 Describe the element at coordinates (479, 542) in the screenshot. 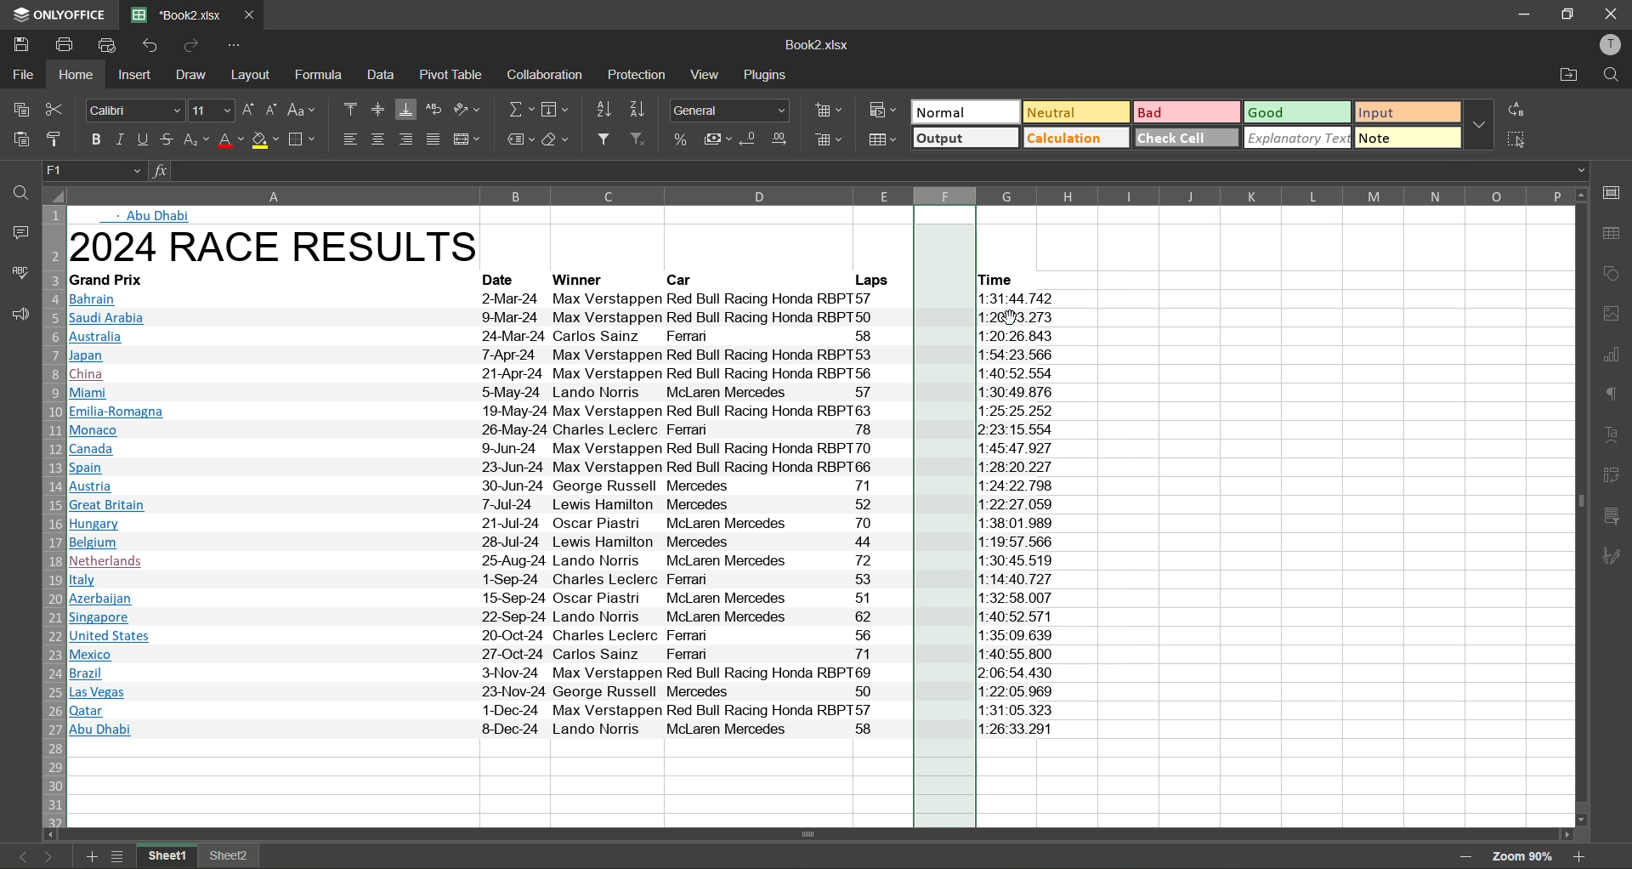

I see `Belgium 28-Jul-24 Lewis Hamilton Mercedes 44 1:19:57 .566` at that location.